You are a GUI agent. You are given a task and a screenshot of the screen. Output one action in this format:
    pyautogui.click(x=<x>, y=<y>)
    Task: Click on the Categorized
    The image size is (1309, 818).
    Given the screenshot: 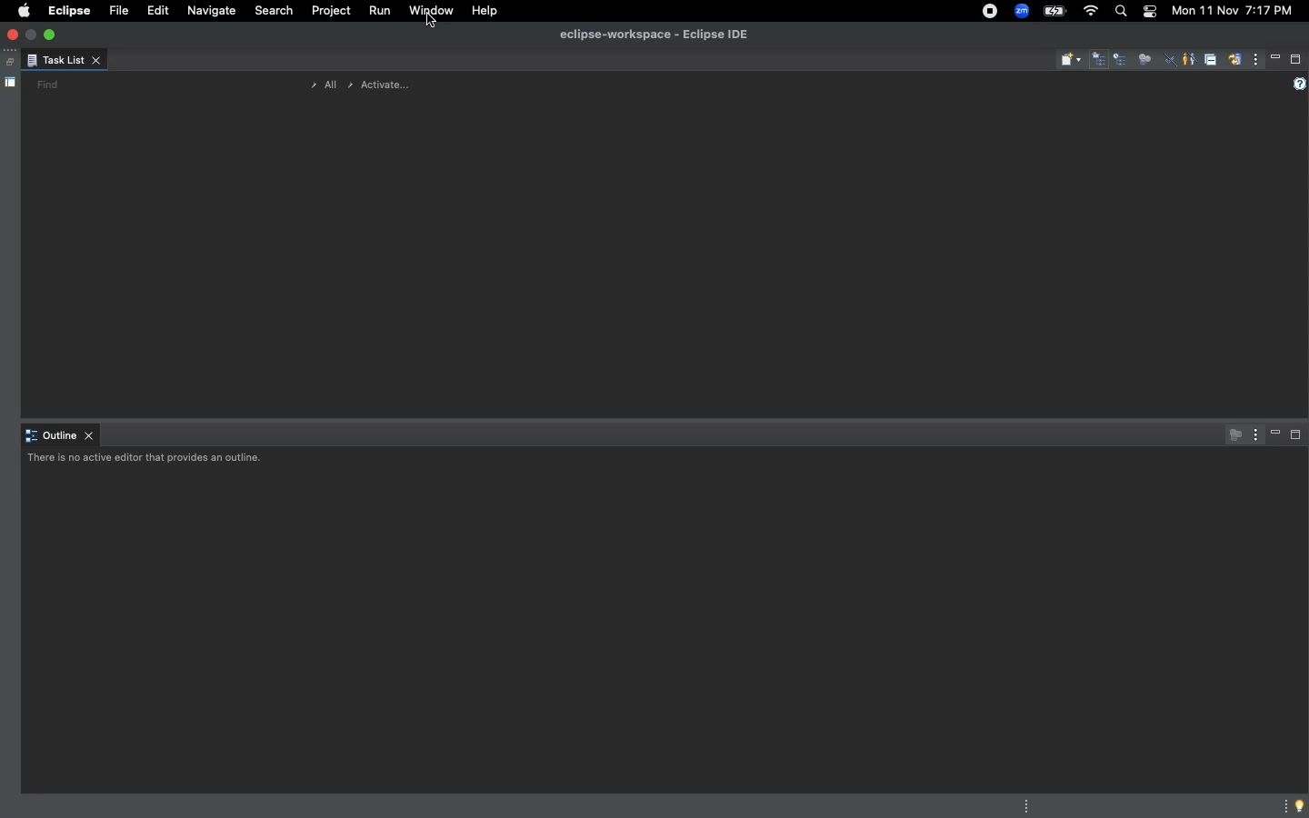 What is the action you would take?
    pyautogui.click(x=1100, y=61)
    